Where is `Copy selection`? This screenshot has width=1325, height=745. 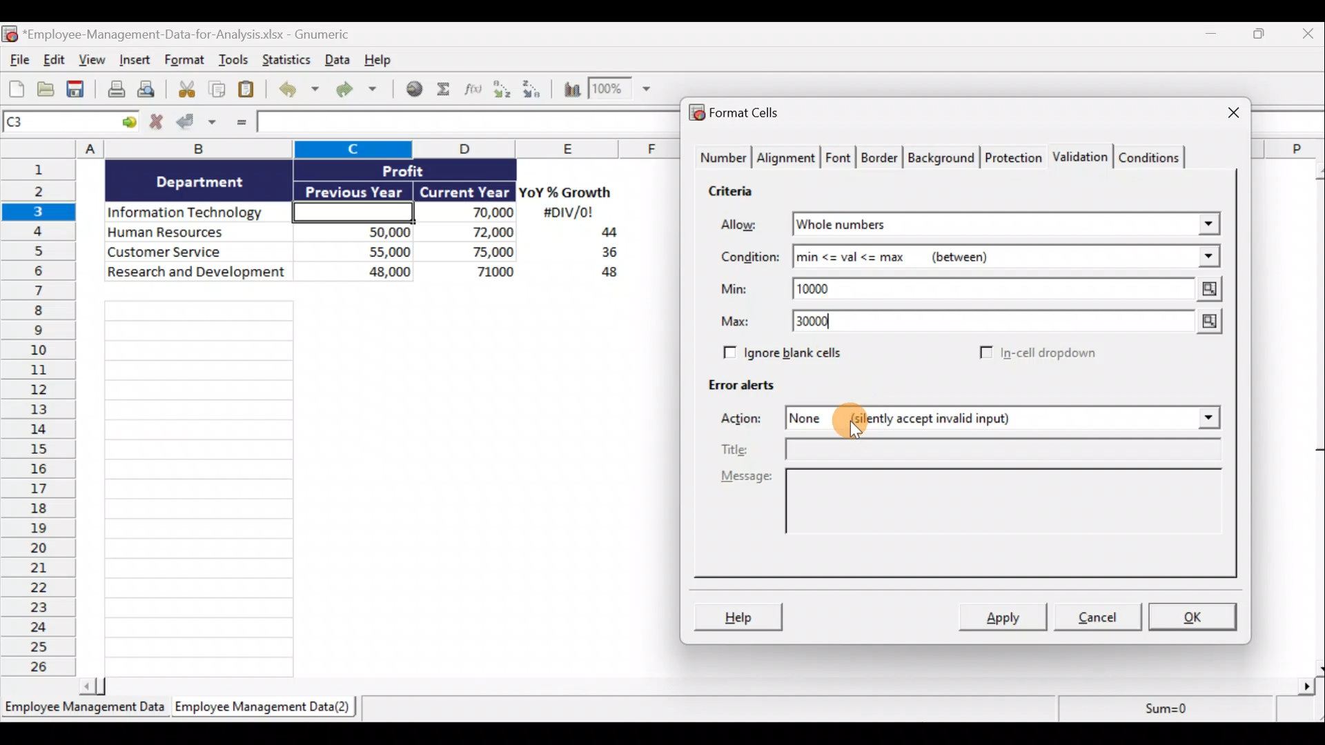 Copy selection is located at coordinates (217, 90).